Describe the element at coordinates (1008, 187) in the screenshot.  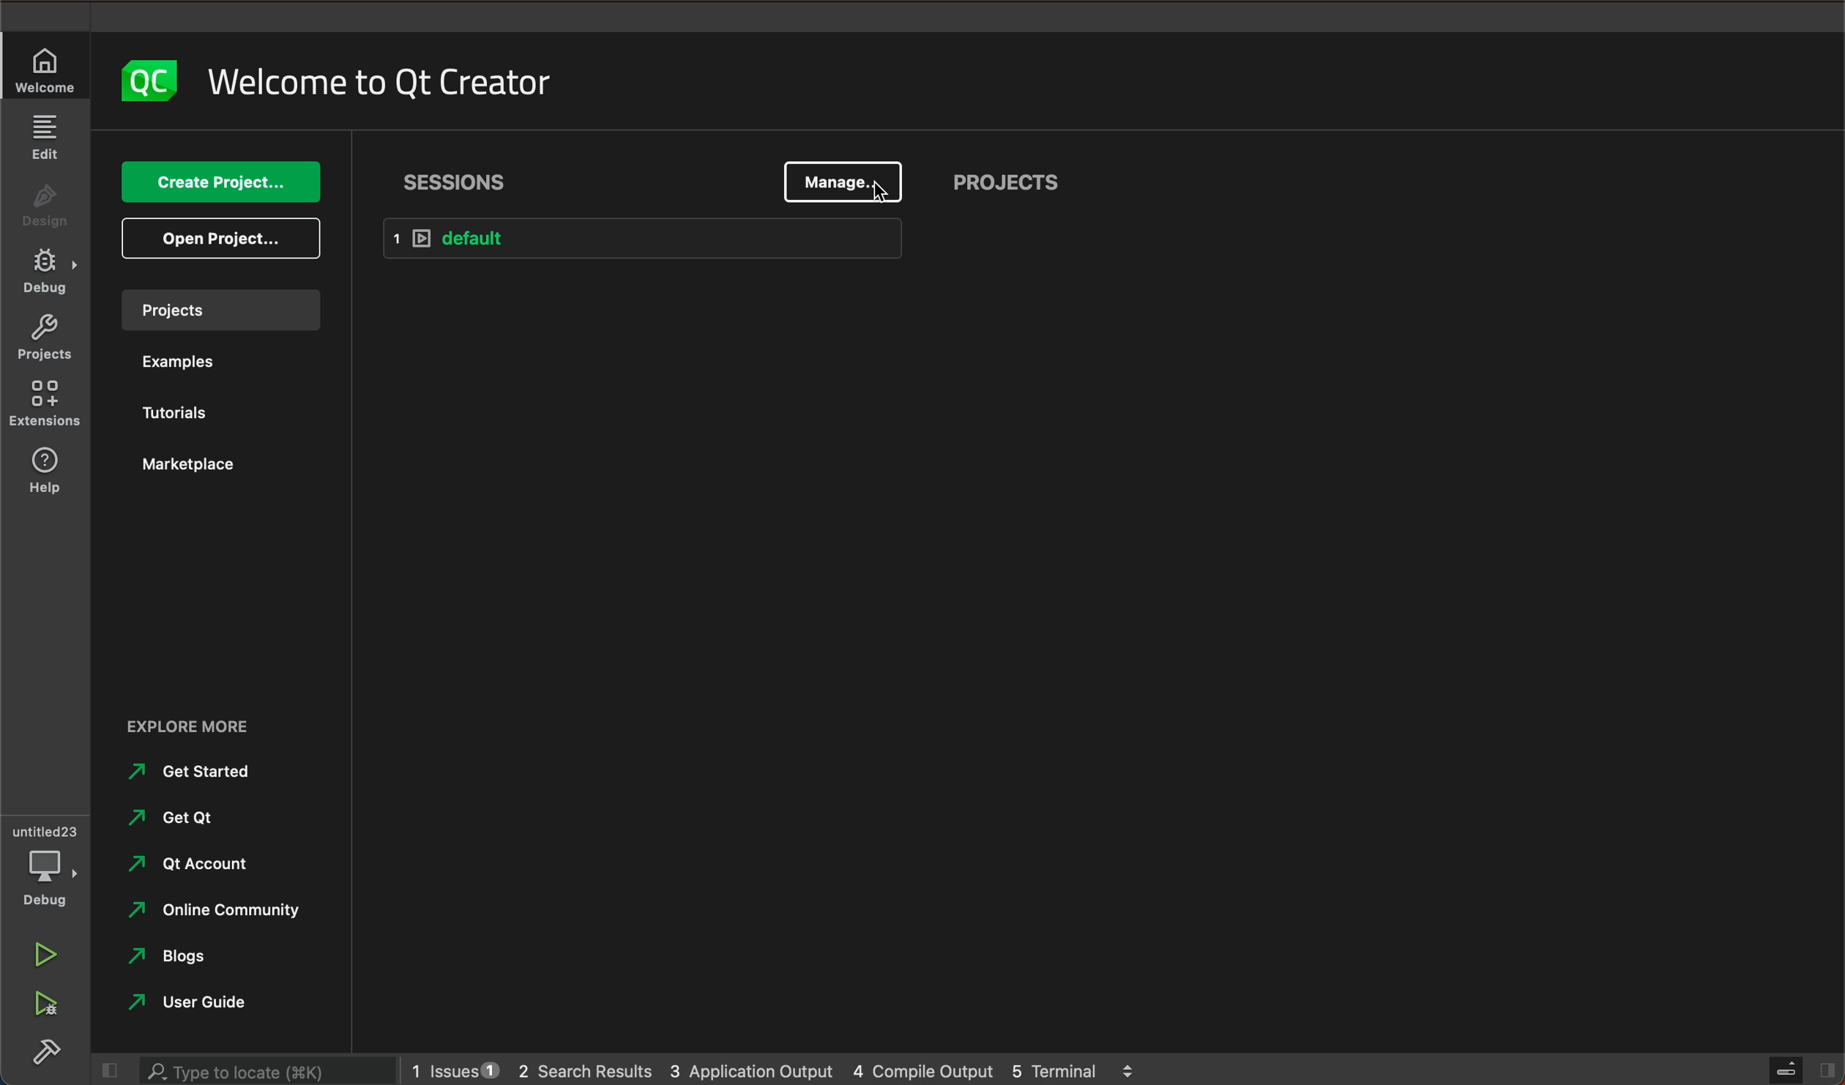
I see `projects` at that location.